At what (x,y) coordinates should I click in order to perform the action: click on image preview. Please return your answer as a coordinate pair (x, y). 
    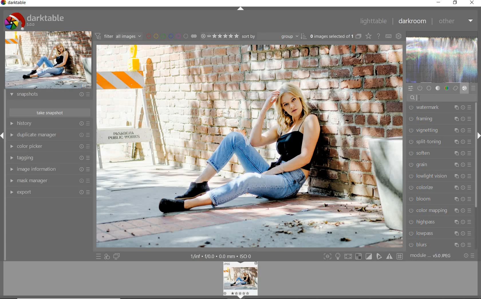
    Looking at the image, I should click on (48, 60).